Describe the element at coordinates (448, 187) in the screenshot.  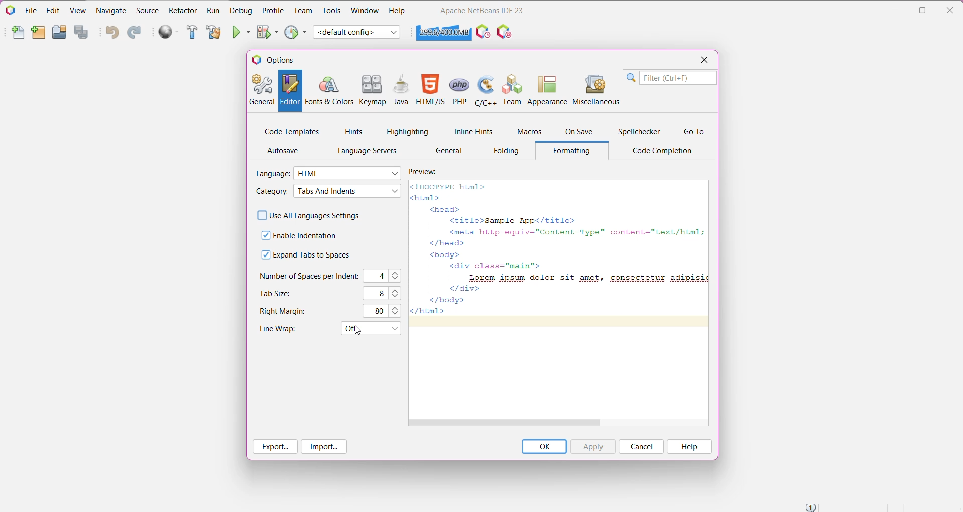
I see `<!DOCTYPE html>` at that location.